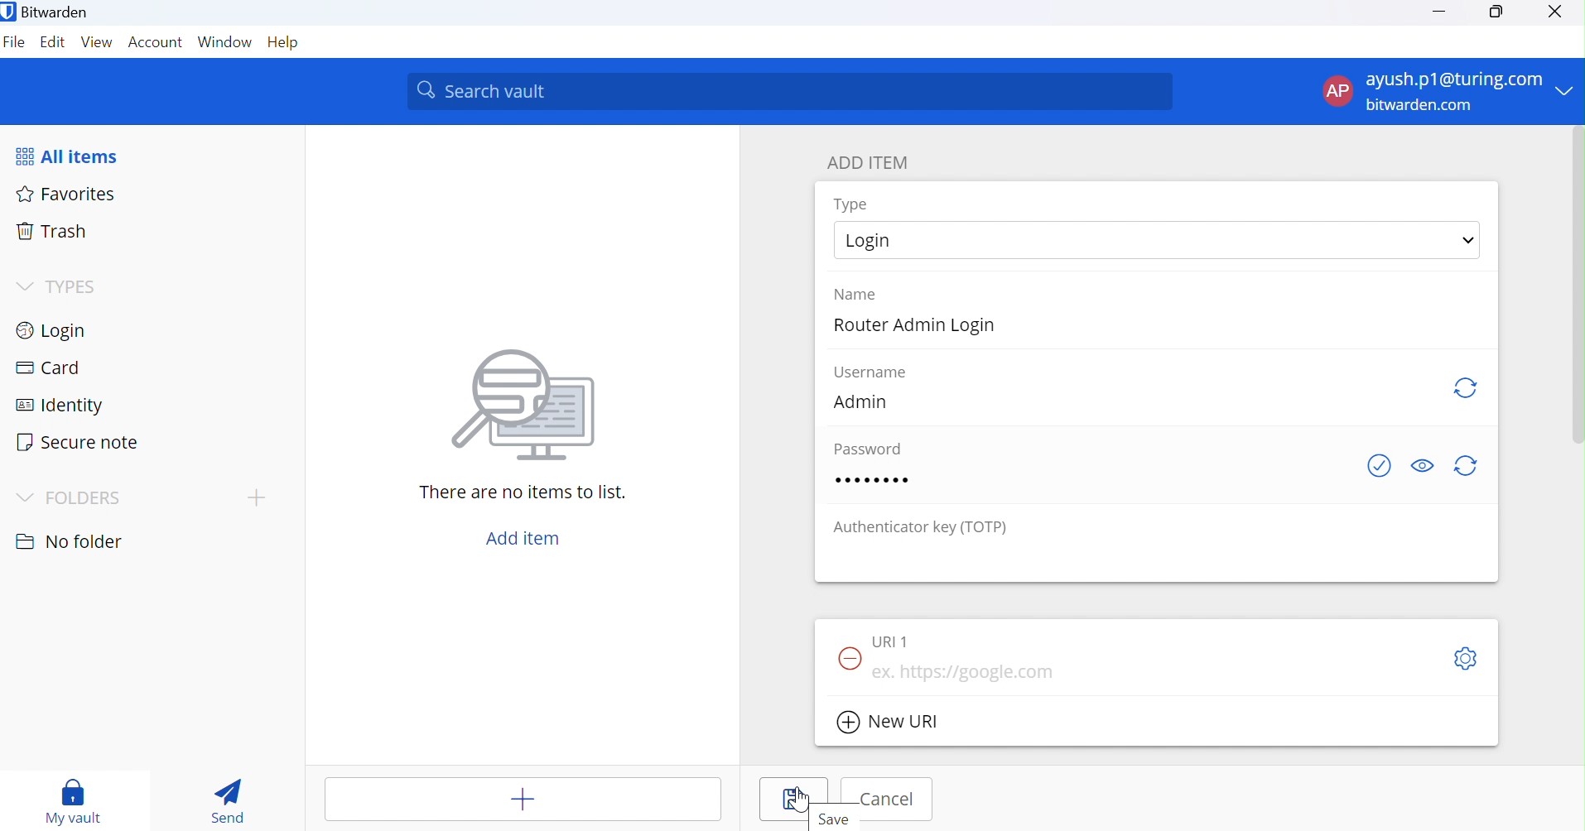 This screenshot has height=831, width=1585. Describe the element at coordinates (891, 642) in the screenshot. I see `URI 1` at that location.